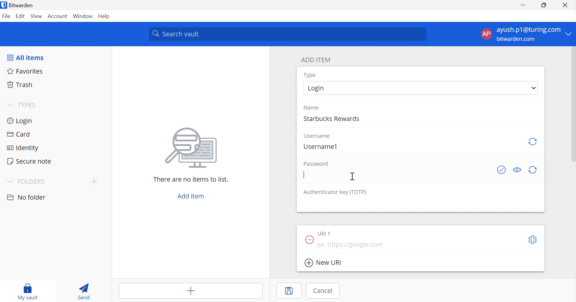  I want to click on Authenticator key (TOTP), so click(335, 192).